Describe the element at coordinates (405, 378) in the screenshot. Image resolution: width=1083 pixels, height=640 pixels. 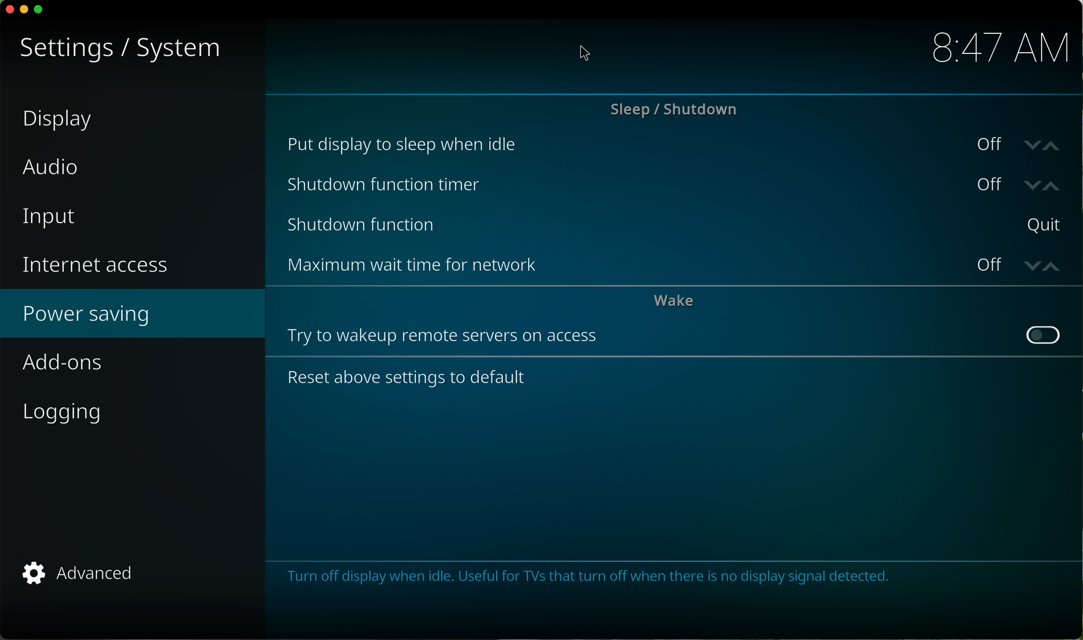
I see `reset above settings to default` at that location.